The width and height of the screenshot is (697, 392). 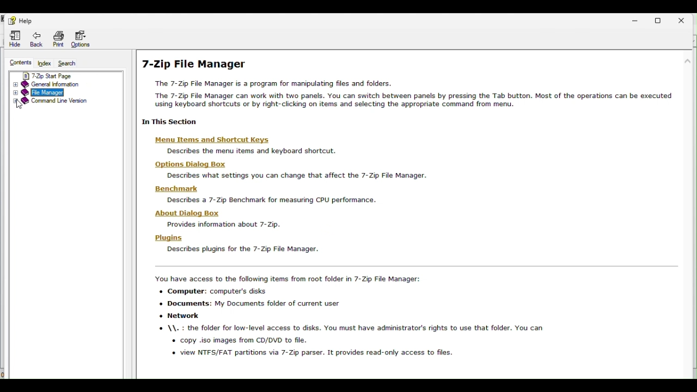 What do you see at coordinates (169, 237) in the screenshot?
I see `Plugins` at bounding box center [169, 237].